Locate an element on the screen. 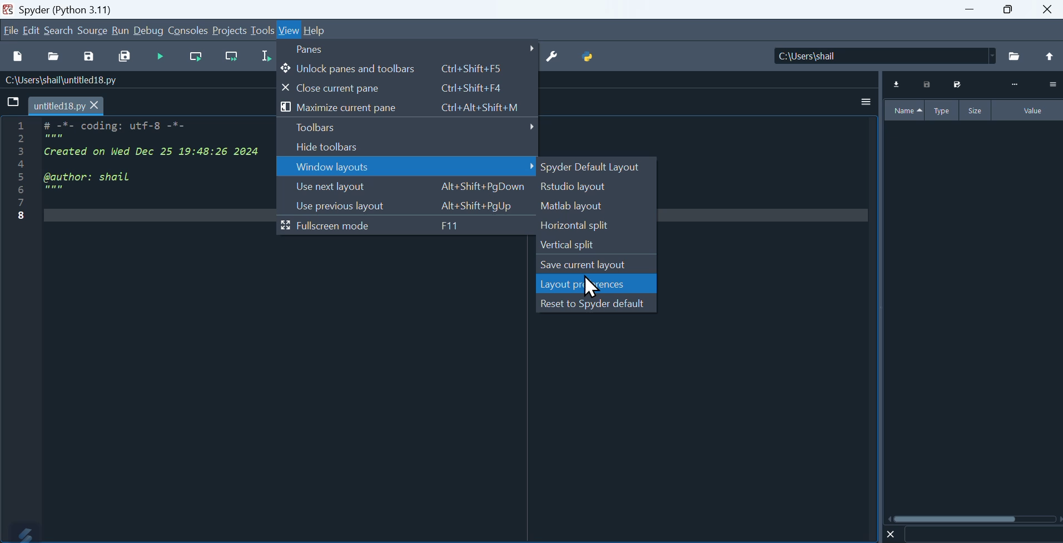 This screenshot has height=543, width=1063. Search is located at coordinates (59, 31).